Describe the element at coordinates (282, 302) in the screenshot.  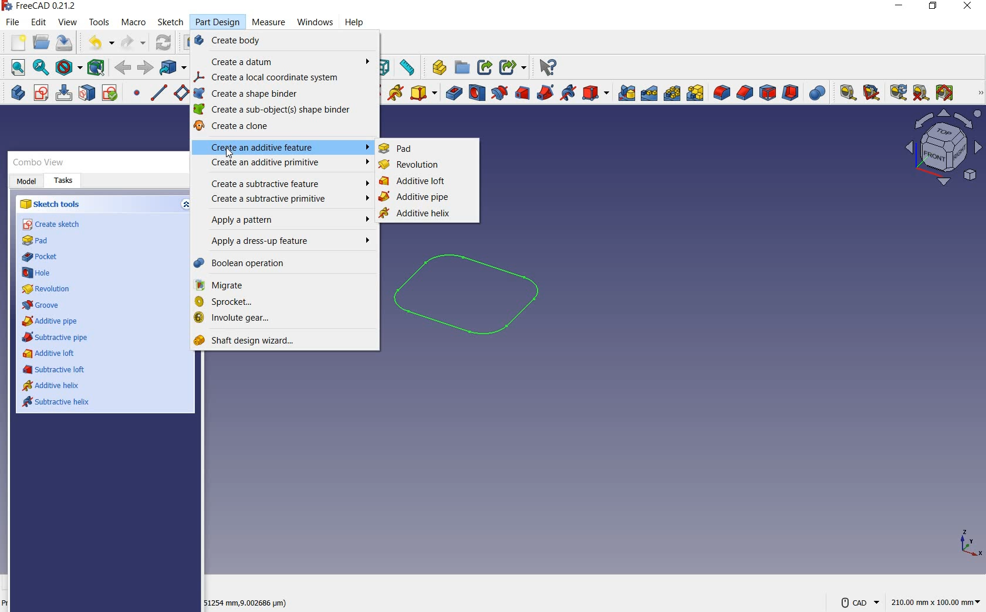
I see `sprocket` at that location.